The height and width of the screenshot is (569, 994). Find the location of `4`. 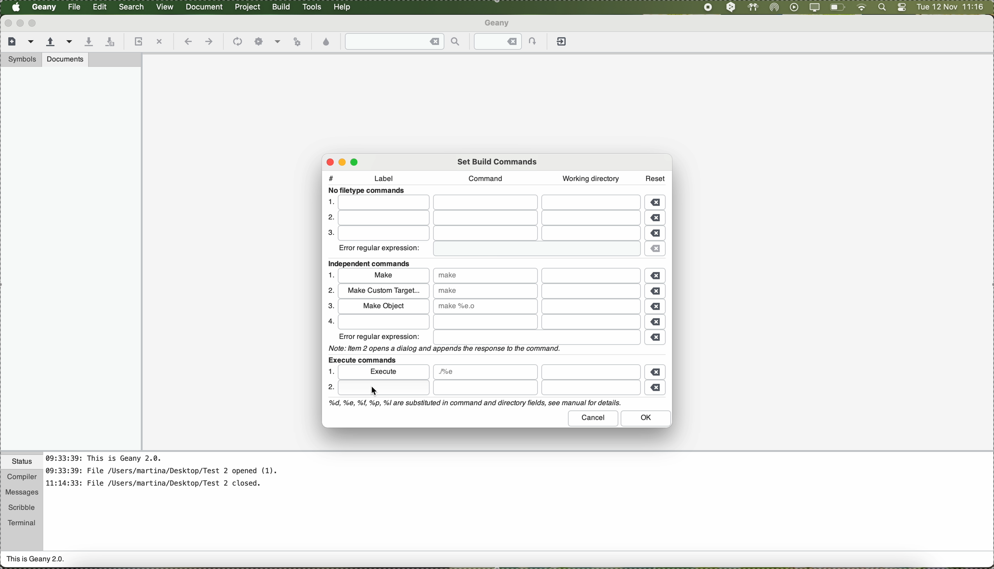

4 is located at coordinates (329, 321).